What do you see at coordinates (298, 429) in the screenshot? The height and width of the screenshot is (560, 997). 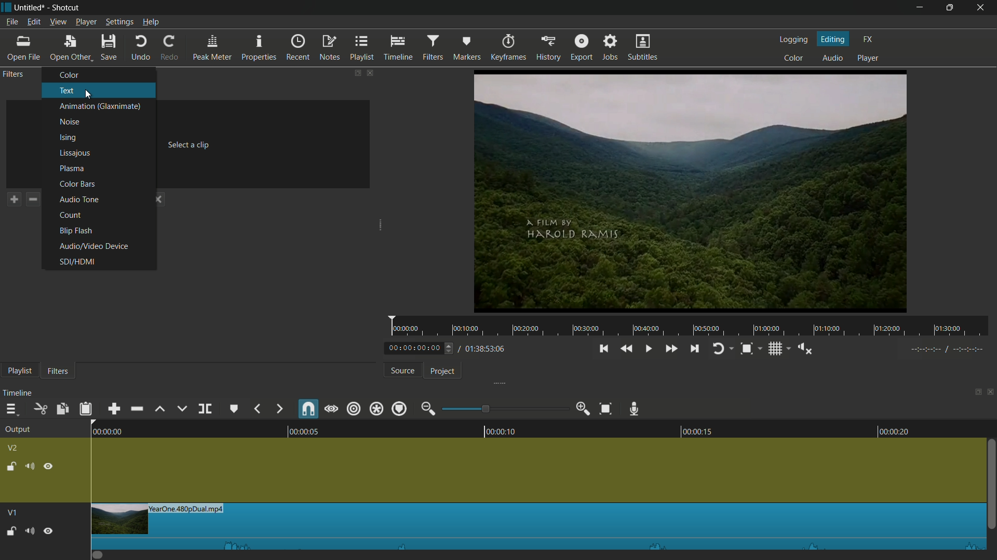 I see `00:00:05` at bounding box center [298, 429].